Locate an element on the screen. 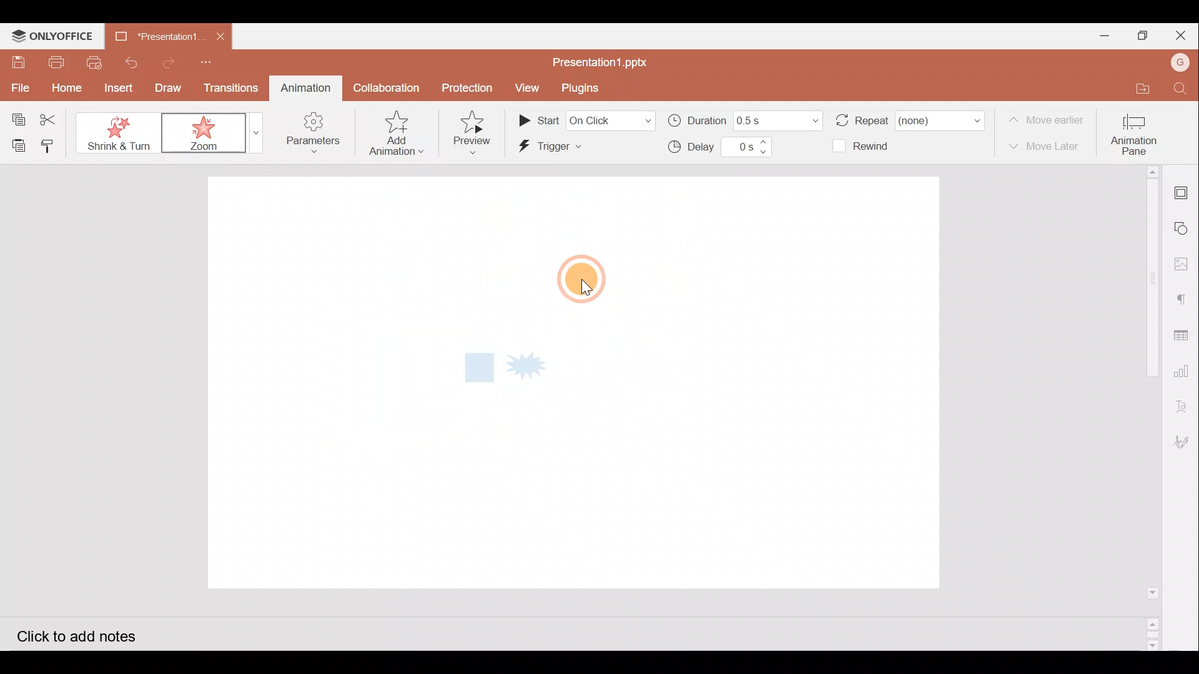  None is located at coordinates (119, 134).